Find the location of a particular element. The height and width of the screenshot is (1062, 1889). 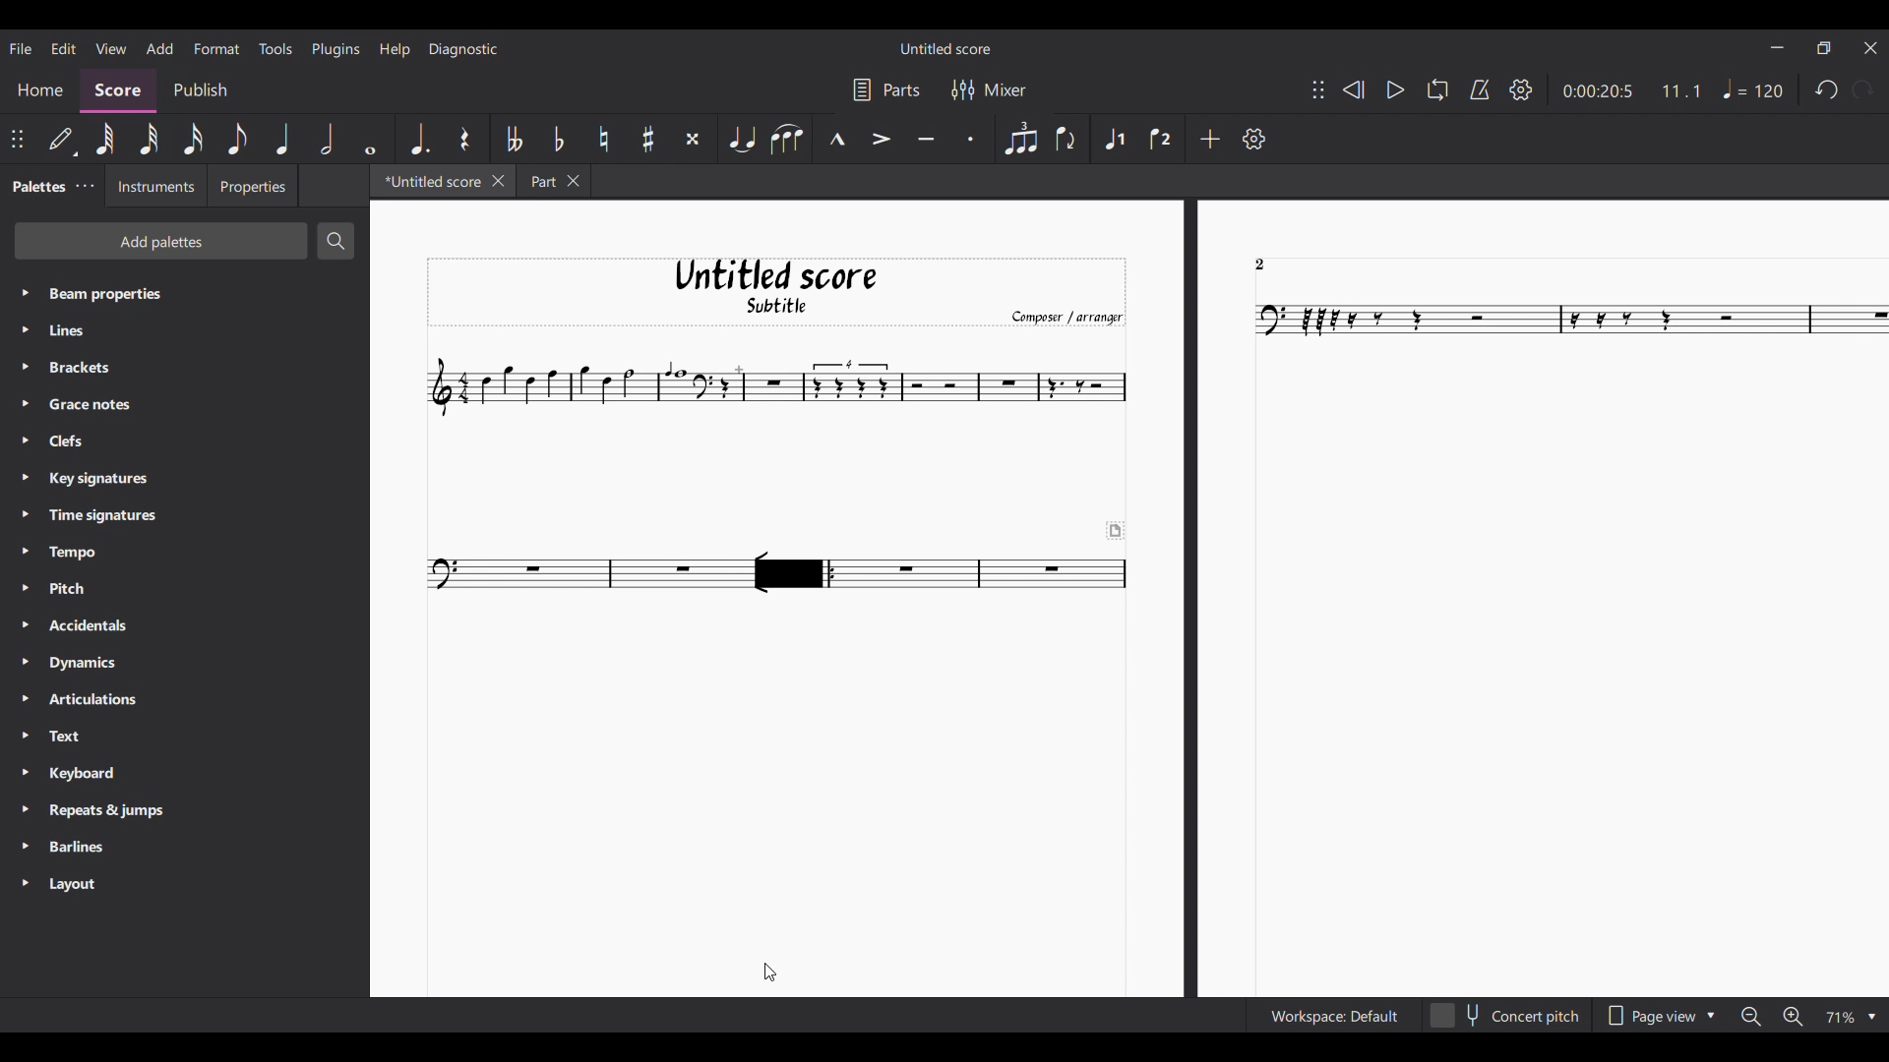

Undo is located at coordinates (1826, 89).